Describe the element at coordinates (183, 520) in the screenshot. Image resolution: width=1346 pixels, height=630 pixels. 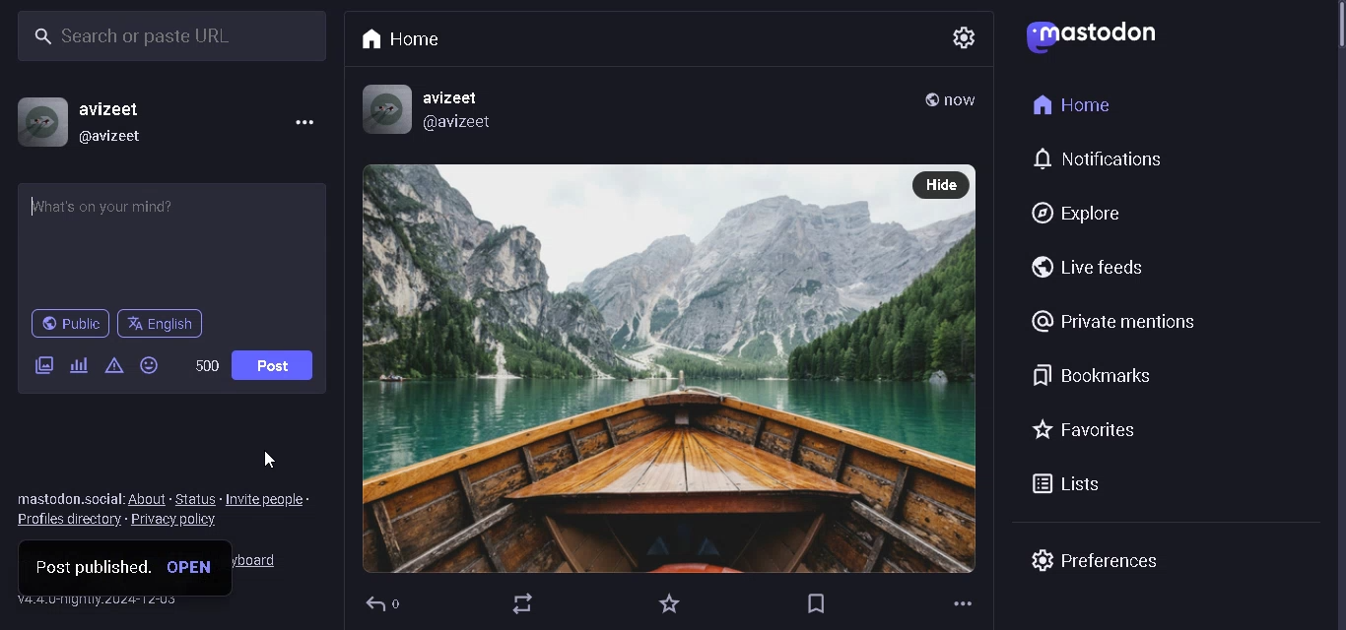
I see `privacy policy` at that location.